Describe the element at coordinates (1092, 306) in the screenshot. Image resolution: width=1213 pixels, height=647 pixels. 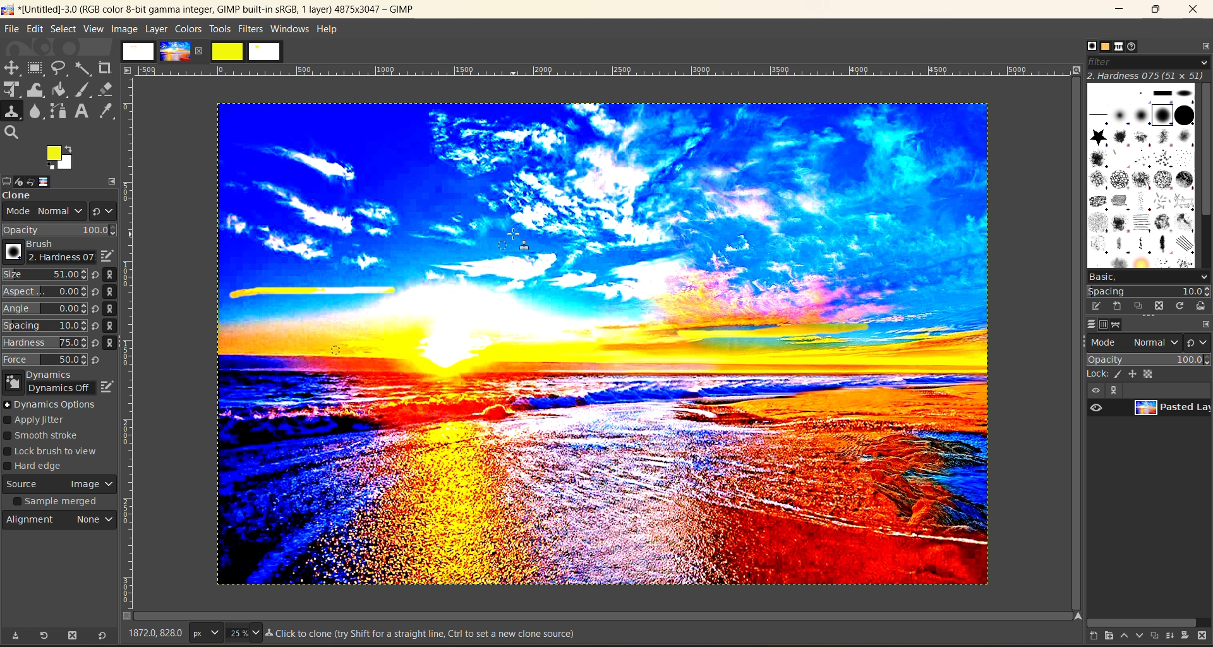
I see `edit this brush` at that location.